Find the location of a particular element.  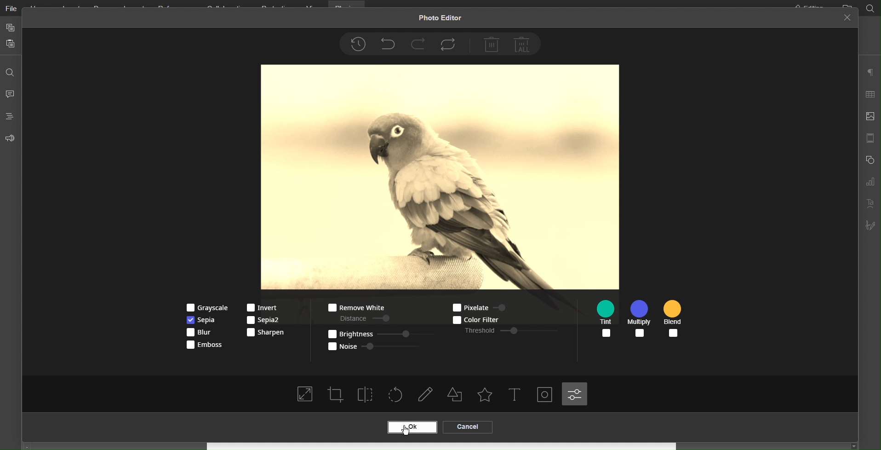

Photo Editor is located at coordinates (440, 19).